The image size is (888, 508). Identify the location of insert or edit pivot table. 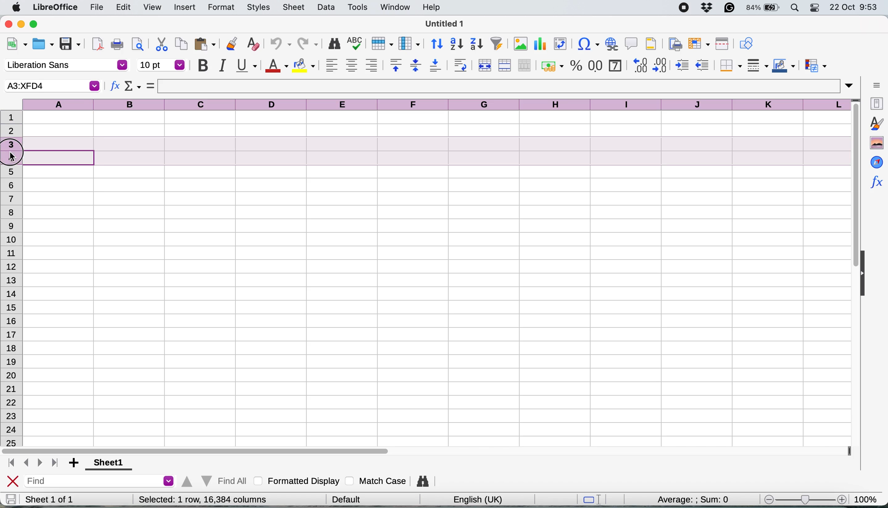
(558, 44).